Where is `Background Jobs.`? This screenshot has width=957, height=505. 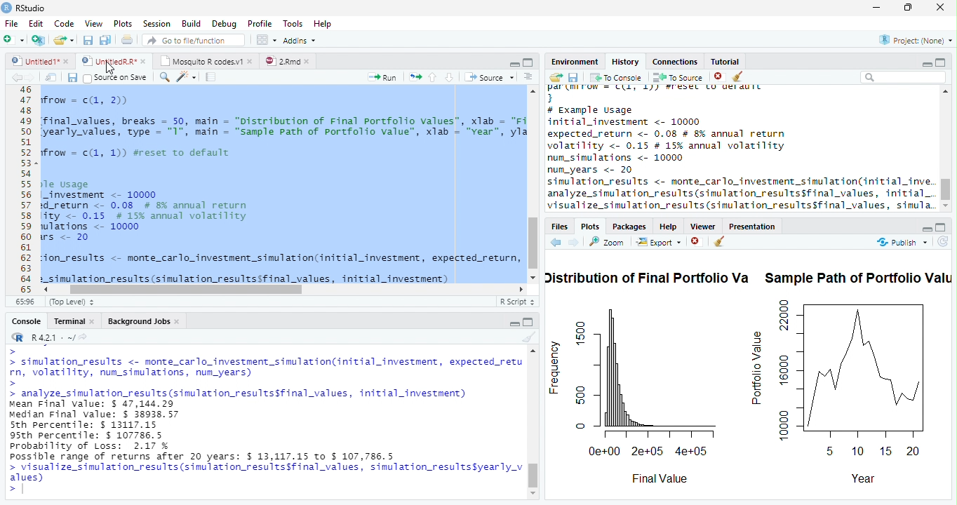 Background Jobs. is located at coordinates (145, 321).